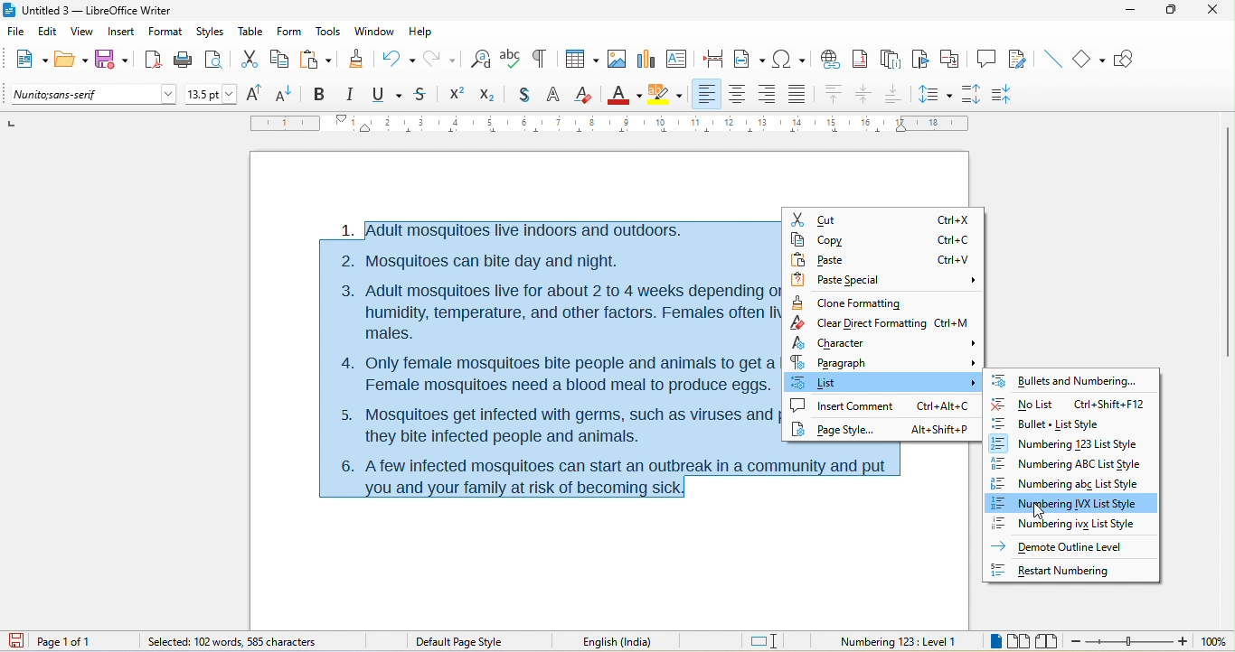  I want to click on character, so click(881, 342).